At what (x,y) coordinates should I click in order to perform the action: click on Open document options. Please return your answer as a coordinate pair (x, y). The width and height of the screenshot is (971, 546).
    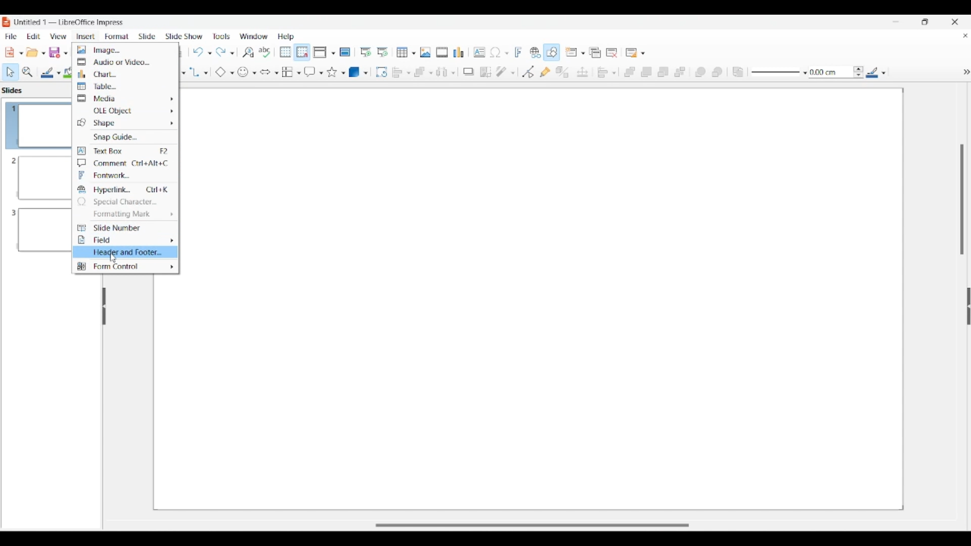
    Looking at the image, I should click on (35, 52).